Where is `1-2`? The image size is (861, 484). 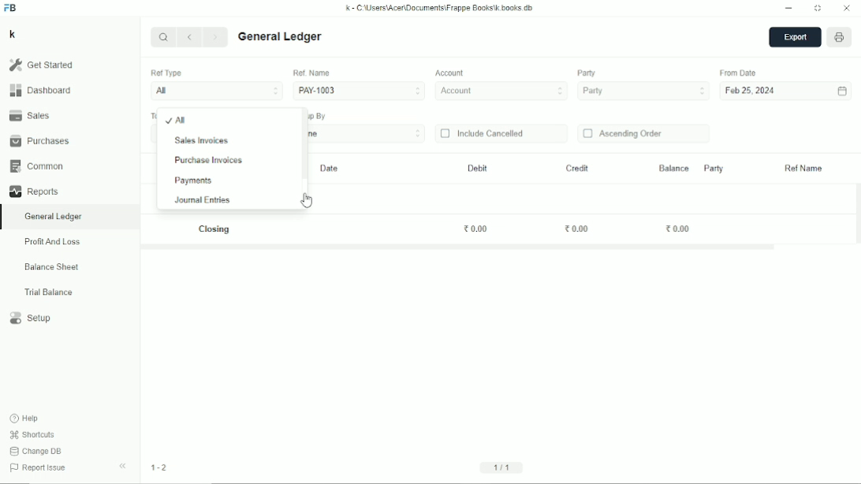 1-2 is located at coordinates (159, 467).